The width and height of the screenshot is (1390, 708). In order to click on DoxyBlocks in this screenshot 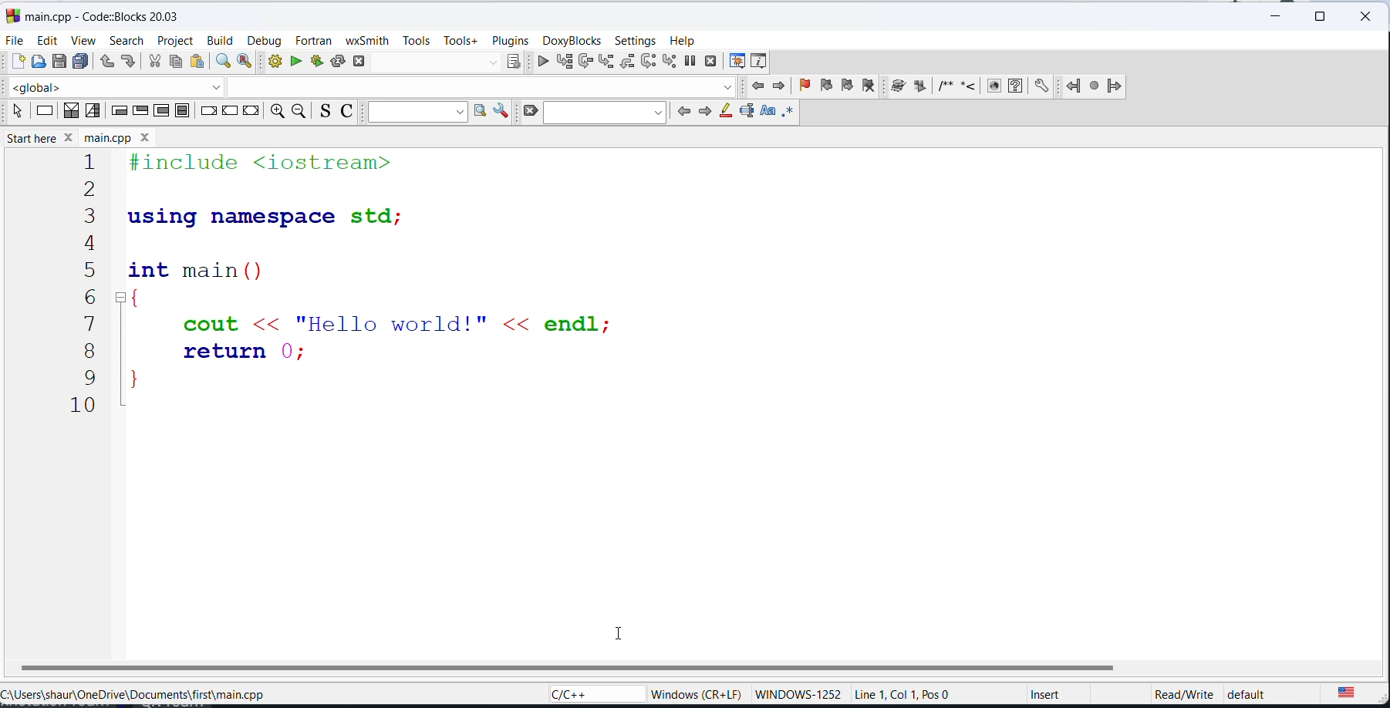, I will do `click(573, 41)`.